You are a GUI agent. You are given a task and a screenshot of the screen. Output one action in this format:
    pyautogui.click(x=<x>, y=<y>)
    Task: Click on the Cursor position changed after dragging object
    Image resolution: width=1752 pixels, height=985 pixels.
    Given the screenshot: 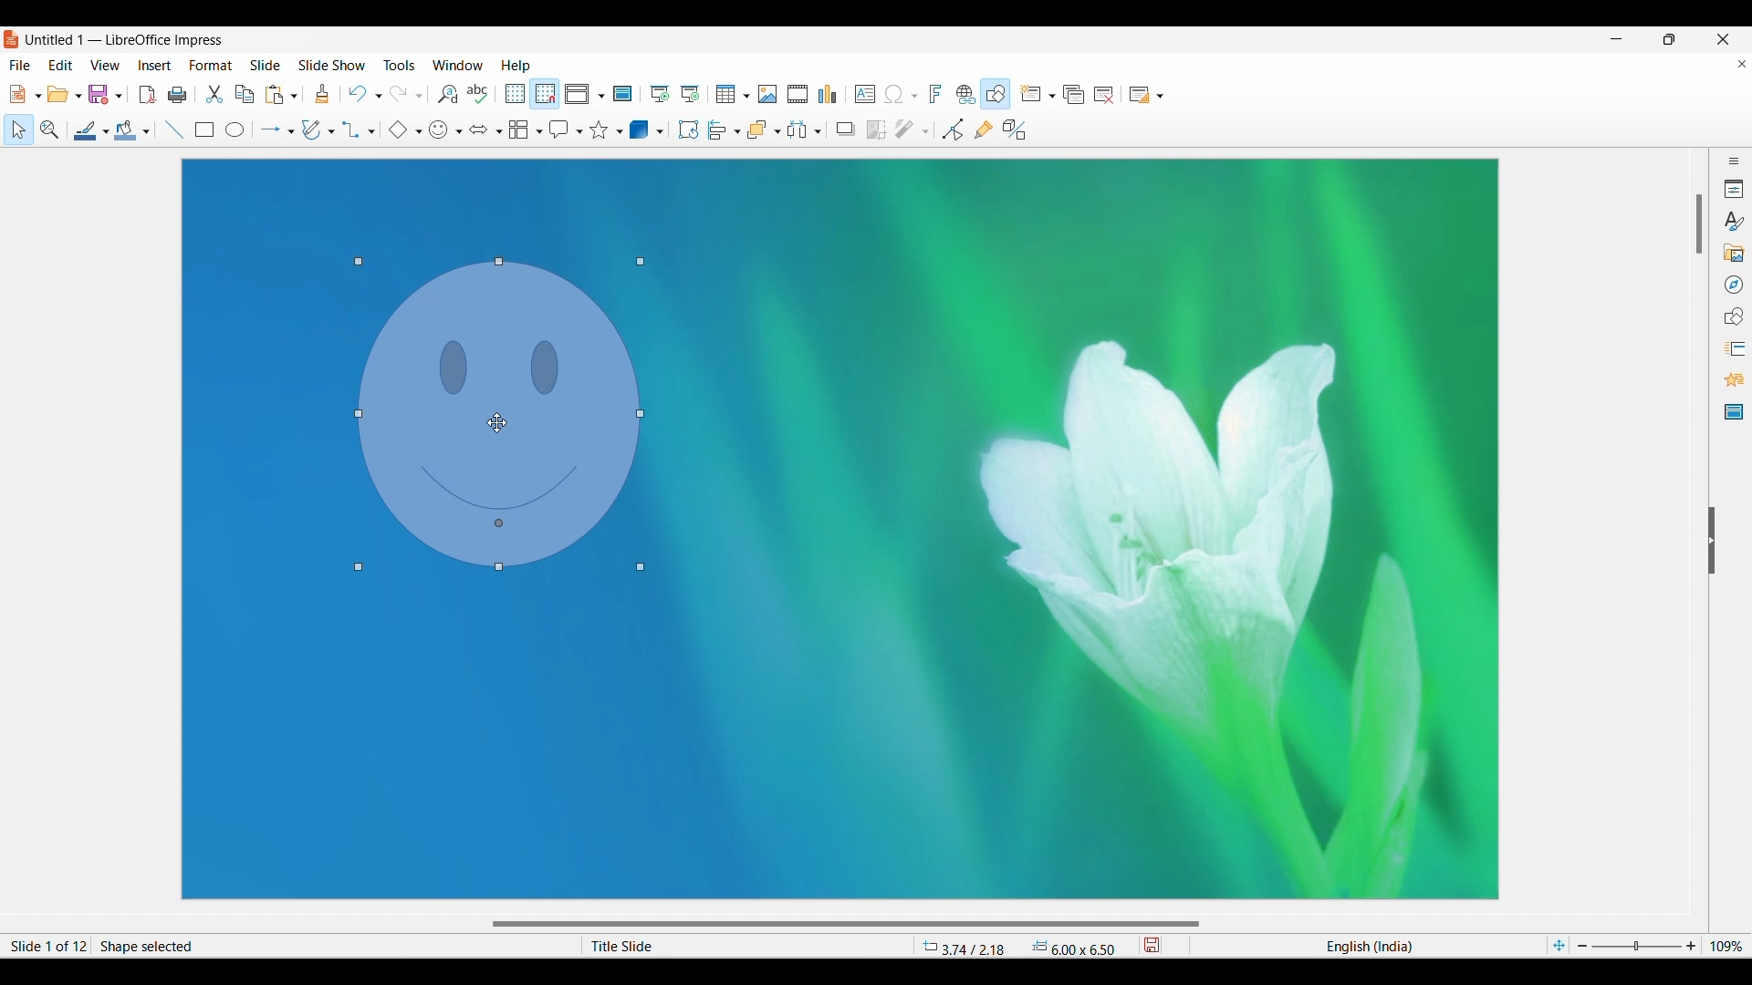 What is the action you would take?
    pyautogui.click(x=497, y=423)
    